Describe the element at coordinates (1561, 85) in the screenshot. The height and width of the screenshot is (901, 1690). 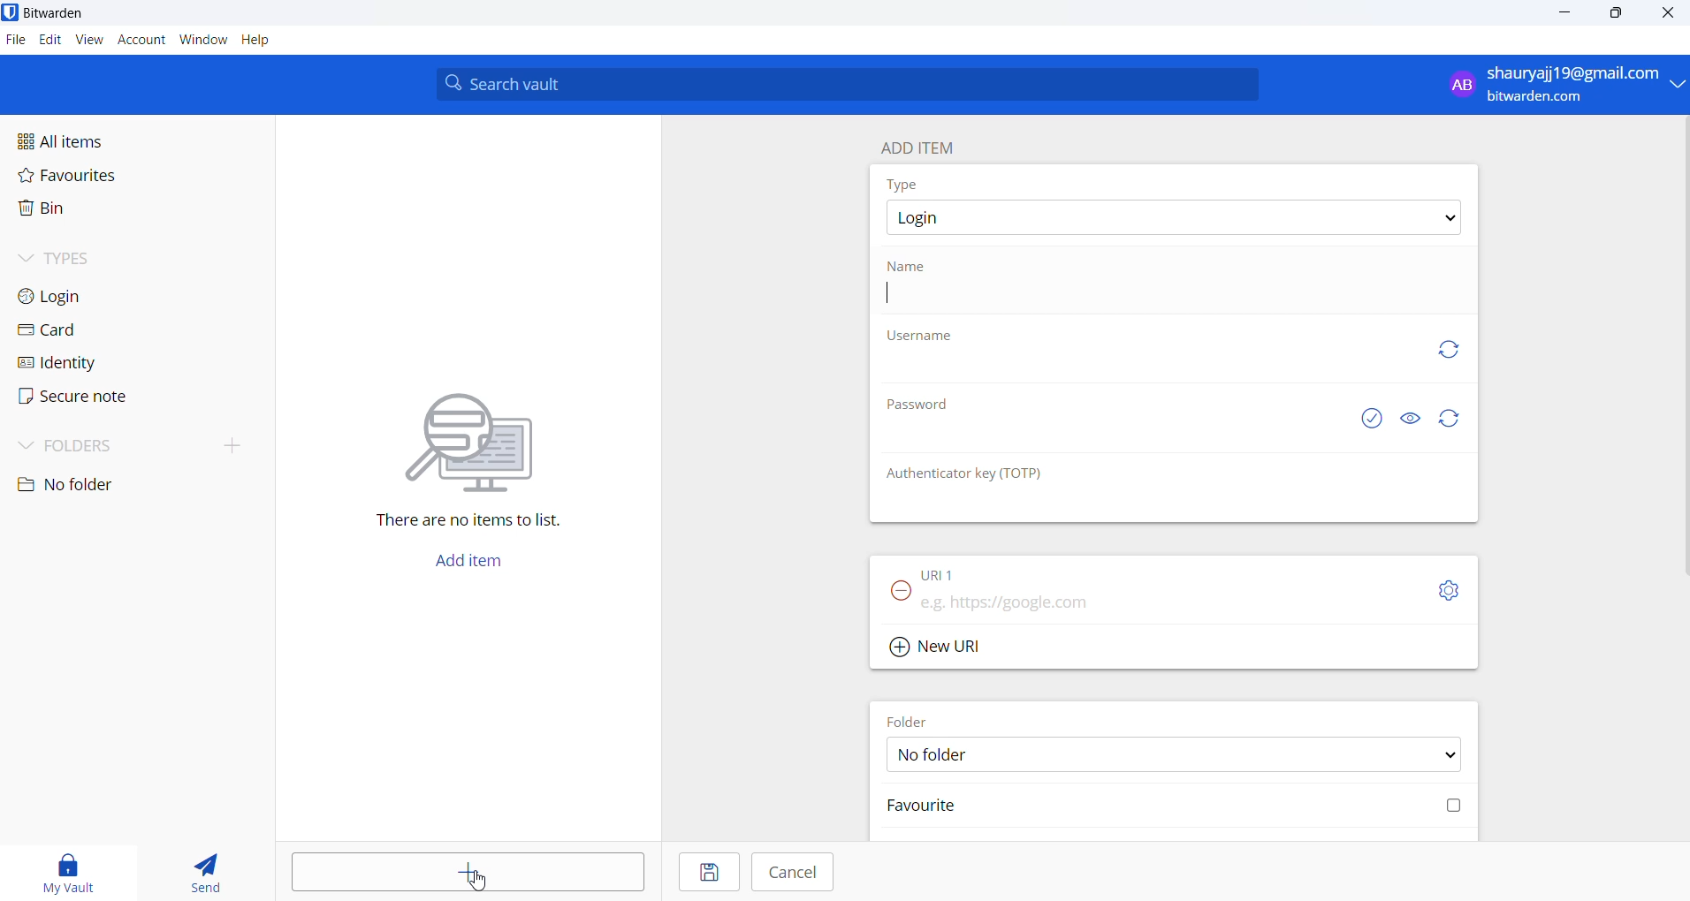
I see `sign in and sign out options` at that location.